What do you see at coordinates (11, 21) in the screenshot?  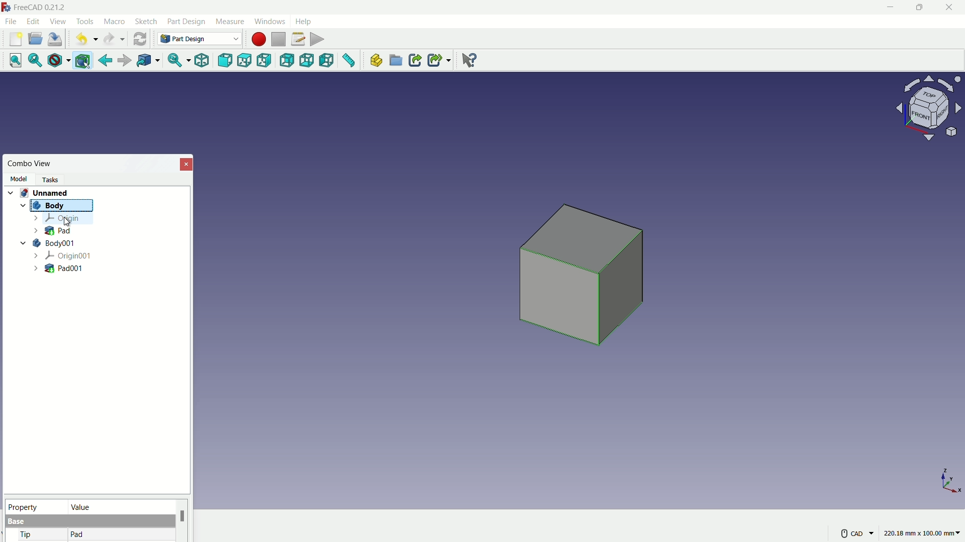 I see `file` at bounding box center [11, 21].